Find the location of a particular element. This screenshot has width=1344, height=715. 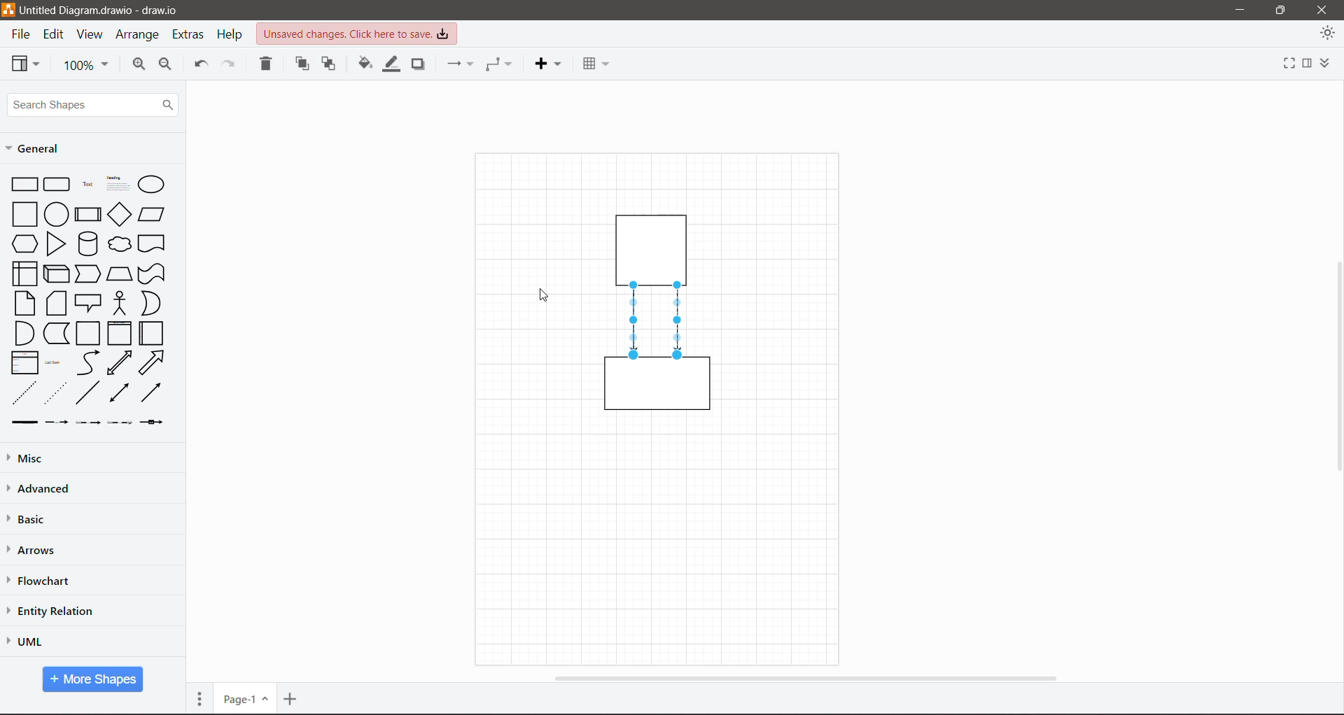

Fullscreen is located at coordinates (1285, 61).